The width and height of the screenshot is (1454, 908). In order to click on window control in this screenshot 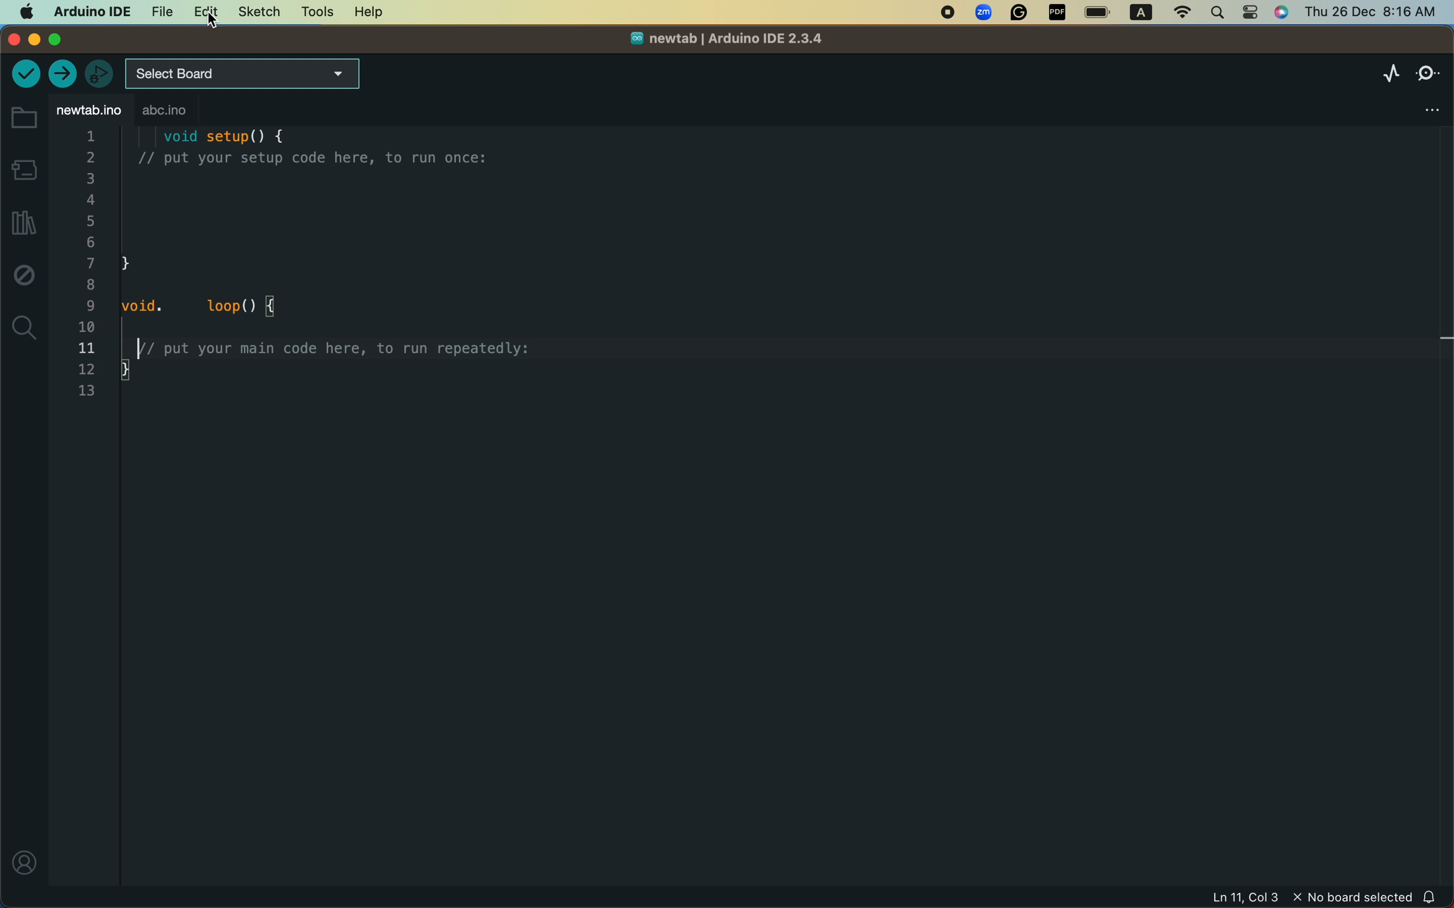, I will do `click(49, 40)`.